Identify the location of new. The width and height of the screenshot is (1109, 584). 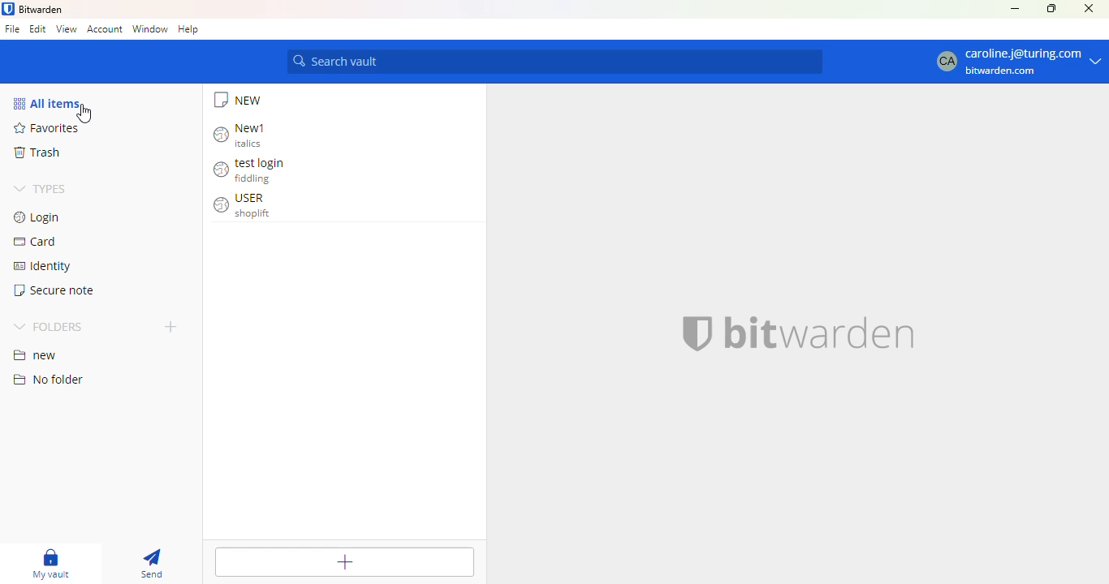
(36, 355).